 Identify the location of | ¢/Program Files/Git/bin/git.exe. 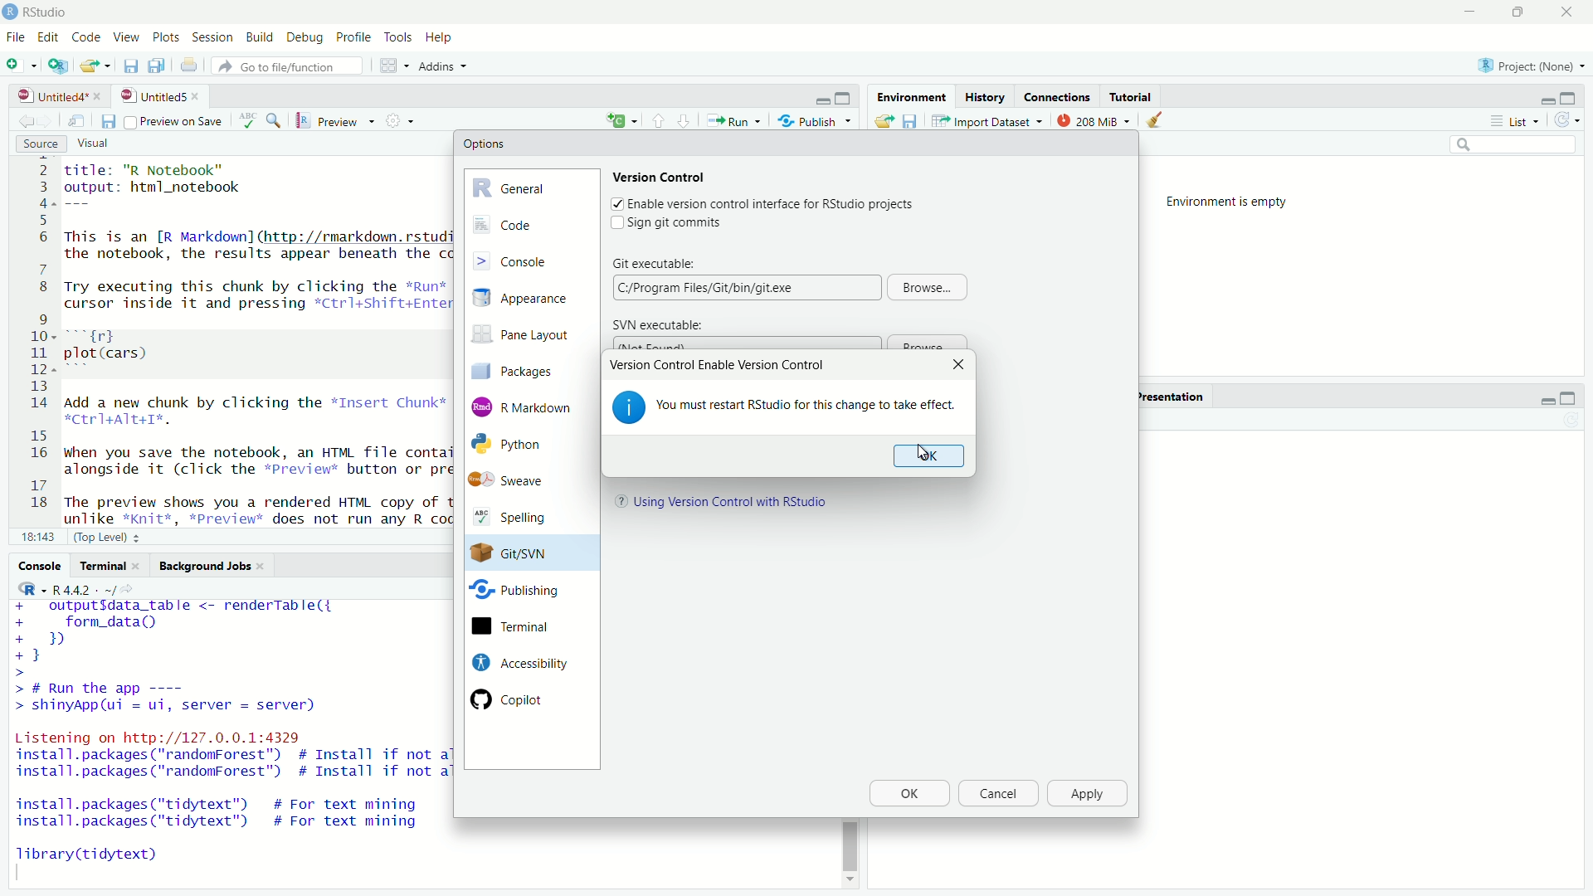
(744, 287).